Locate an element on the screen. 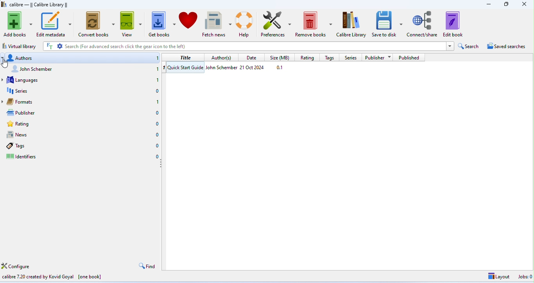 The height and width of the screenshot is (283, 534). convert books is located at coordinates (97, 24).